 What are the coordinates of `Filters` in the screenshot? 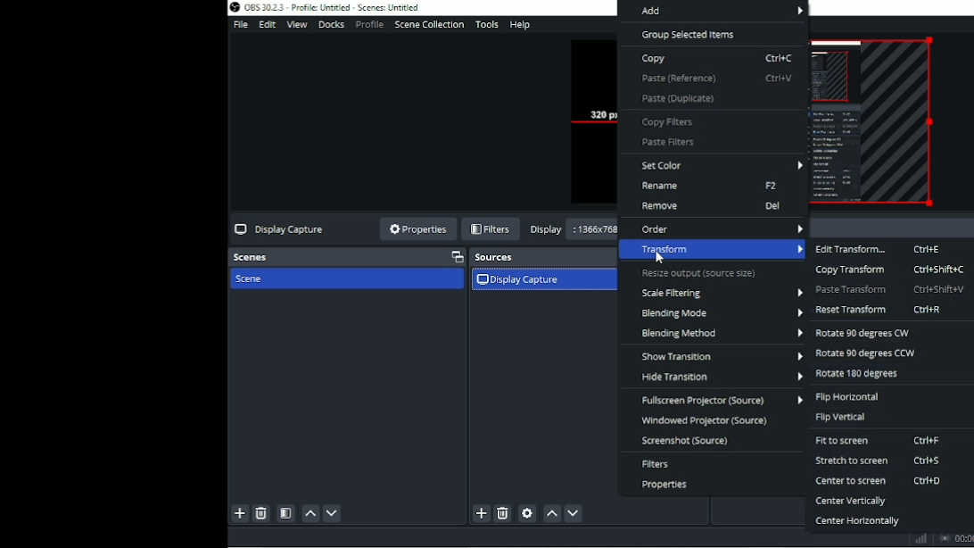 It's located at (491, 229).